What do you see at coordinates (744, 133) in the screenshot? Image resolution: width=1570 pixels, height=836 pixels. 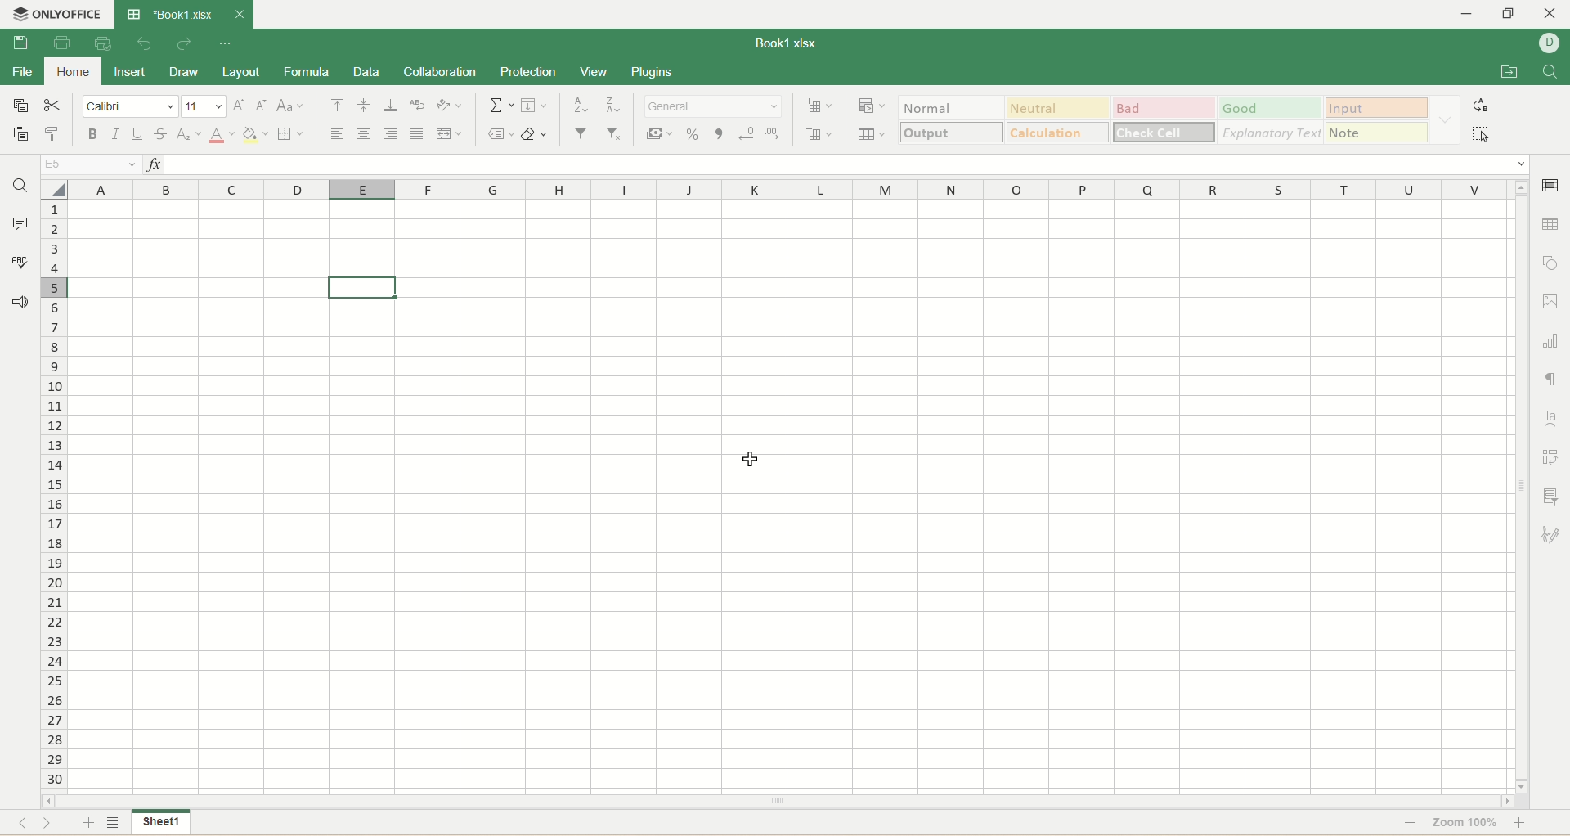 I see `decrease decimal` at bounding box center [744, 133].